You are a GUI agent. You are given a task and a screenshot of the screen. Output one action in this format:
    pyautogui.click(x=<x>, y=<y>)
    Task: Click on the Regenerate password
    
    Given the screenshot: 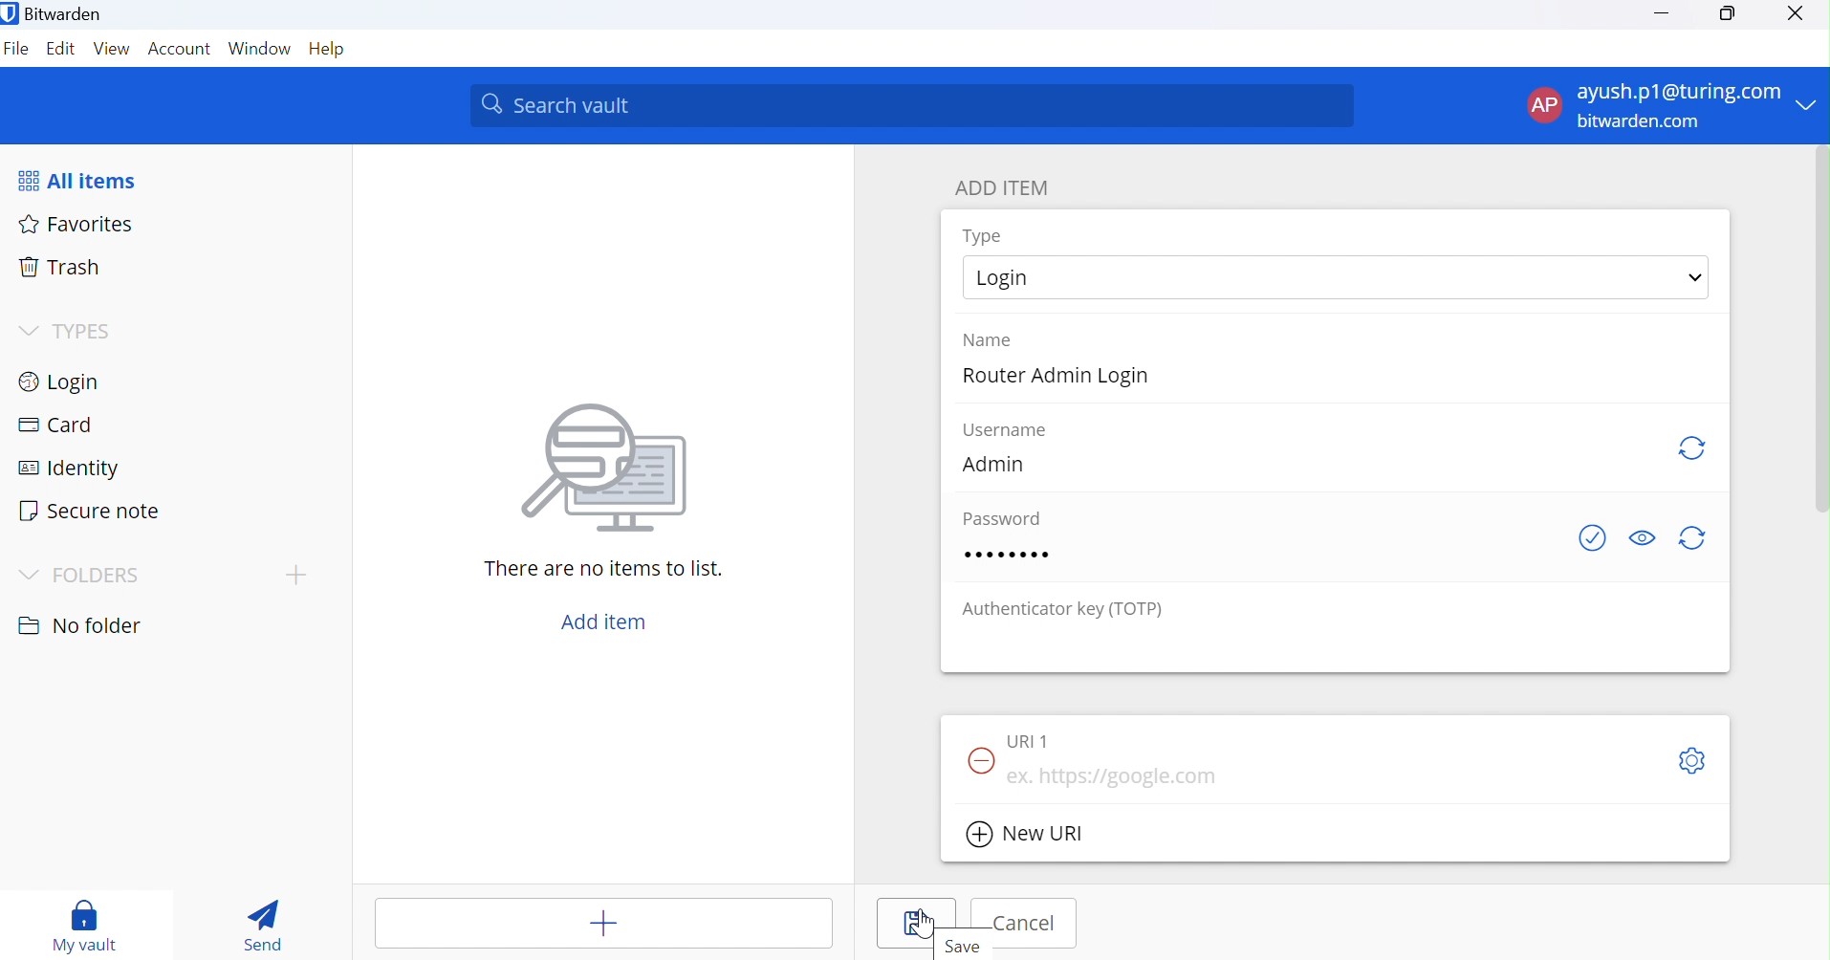 What is the action you would take?
    pyautogui.click(x=1696, y=540)
    